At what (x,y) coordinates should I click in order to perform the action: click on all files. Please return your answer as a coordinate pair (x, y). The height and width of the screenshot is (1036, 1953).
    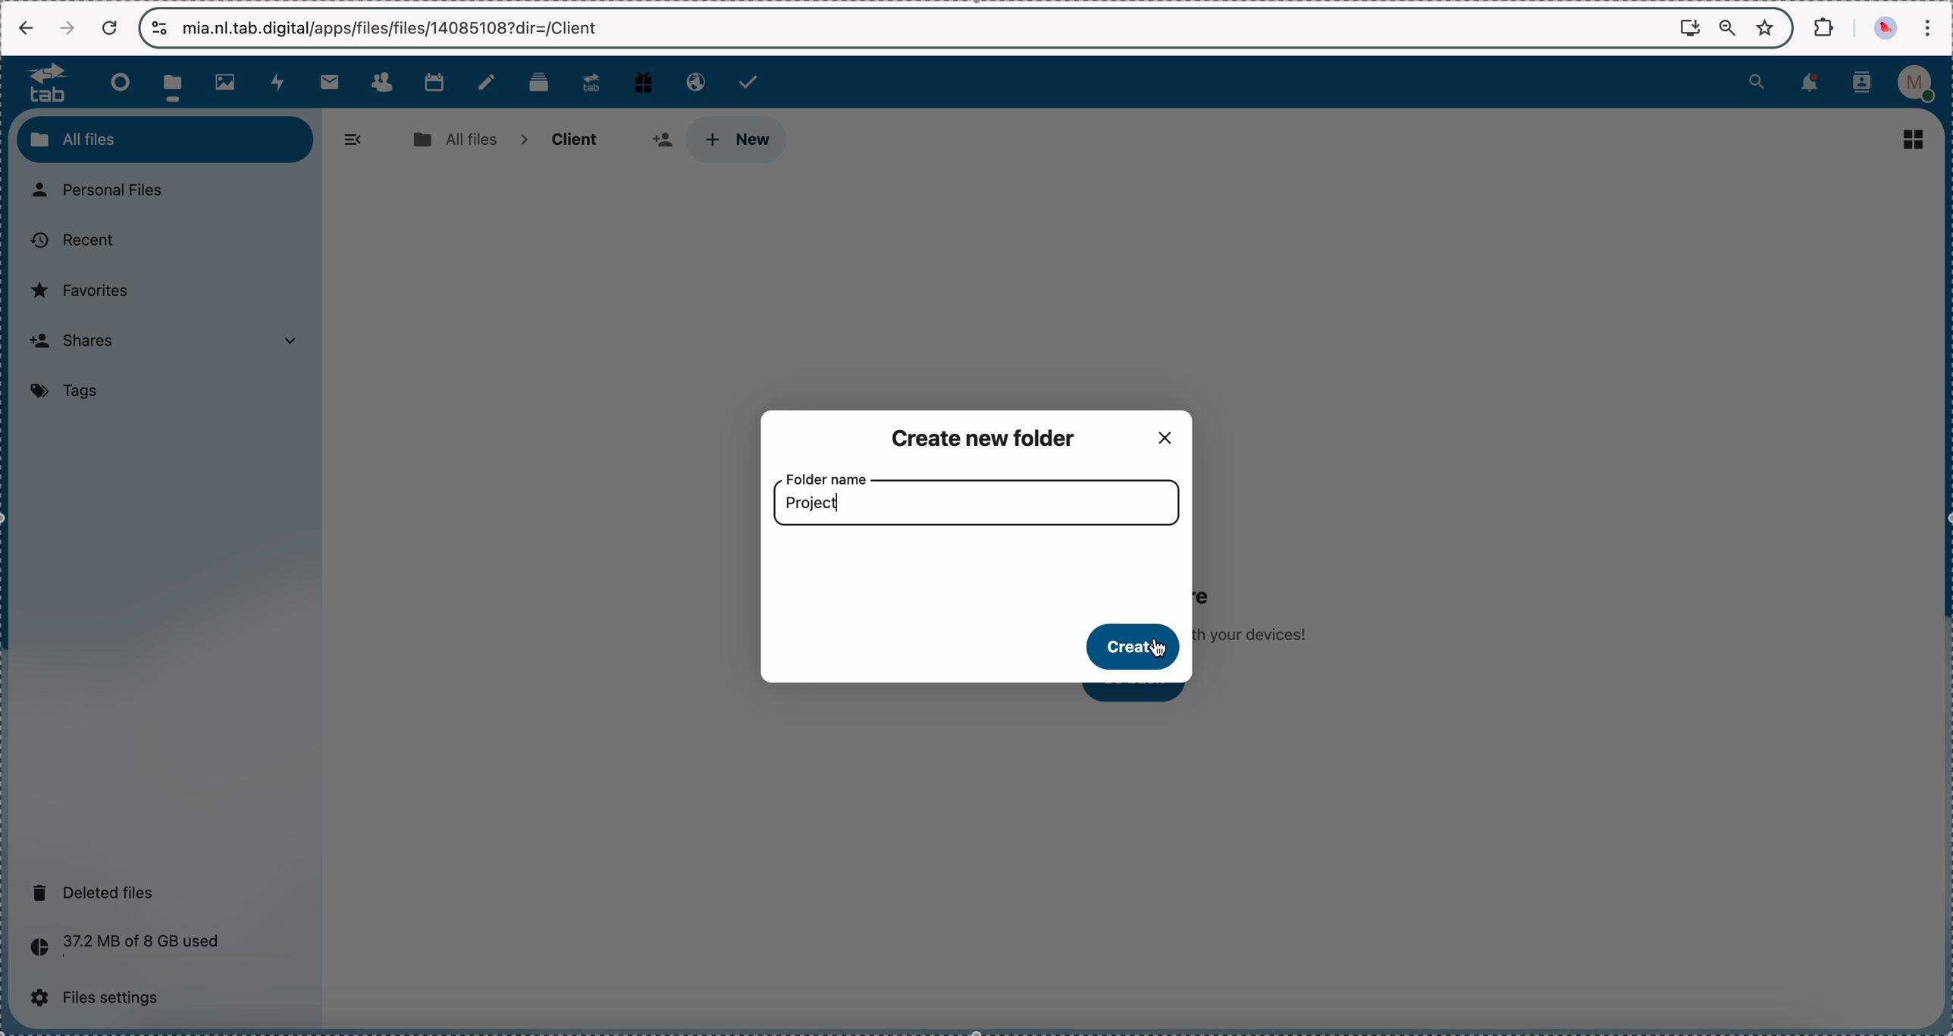
    Looking at the image, I should click on (165, 139).